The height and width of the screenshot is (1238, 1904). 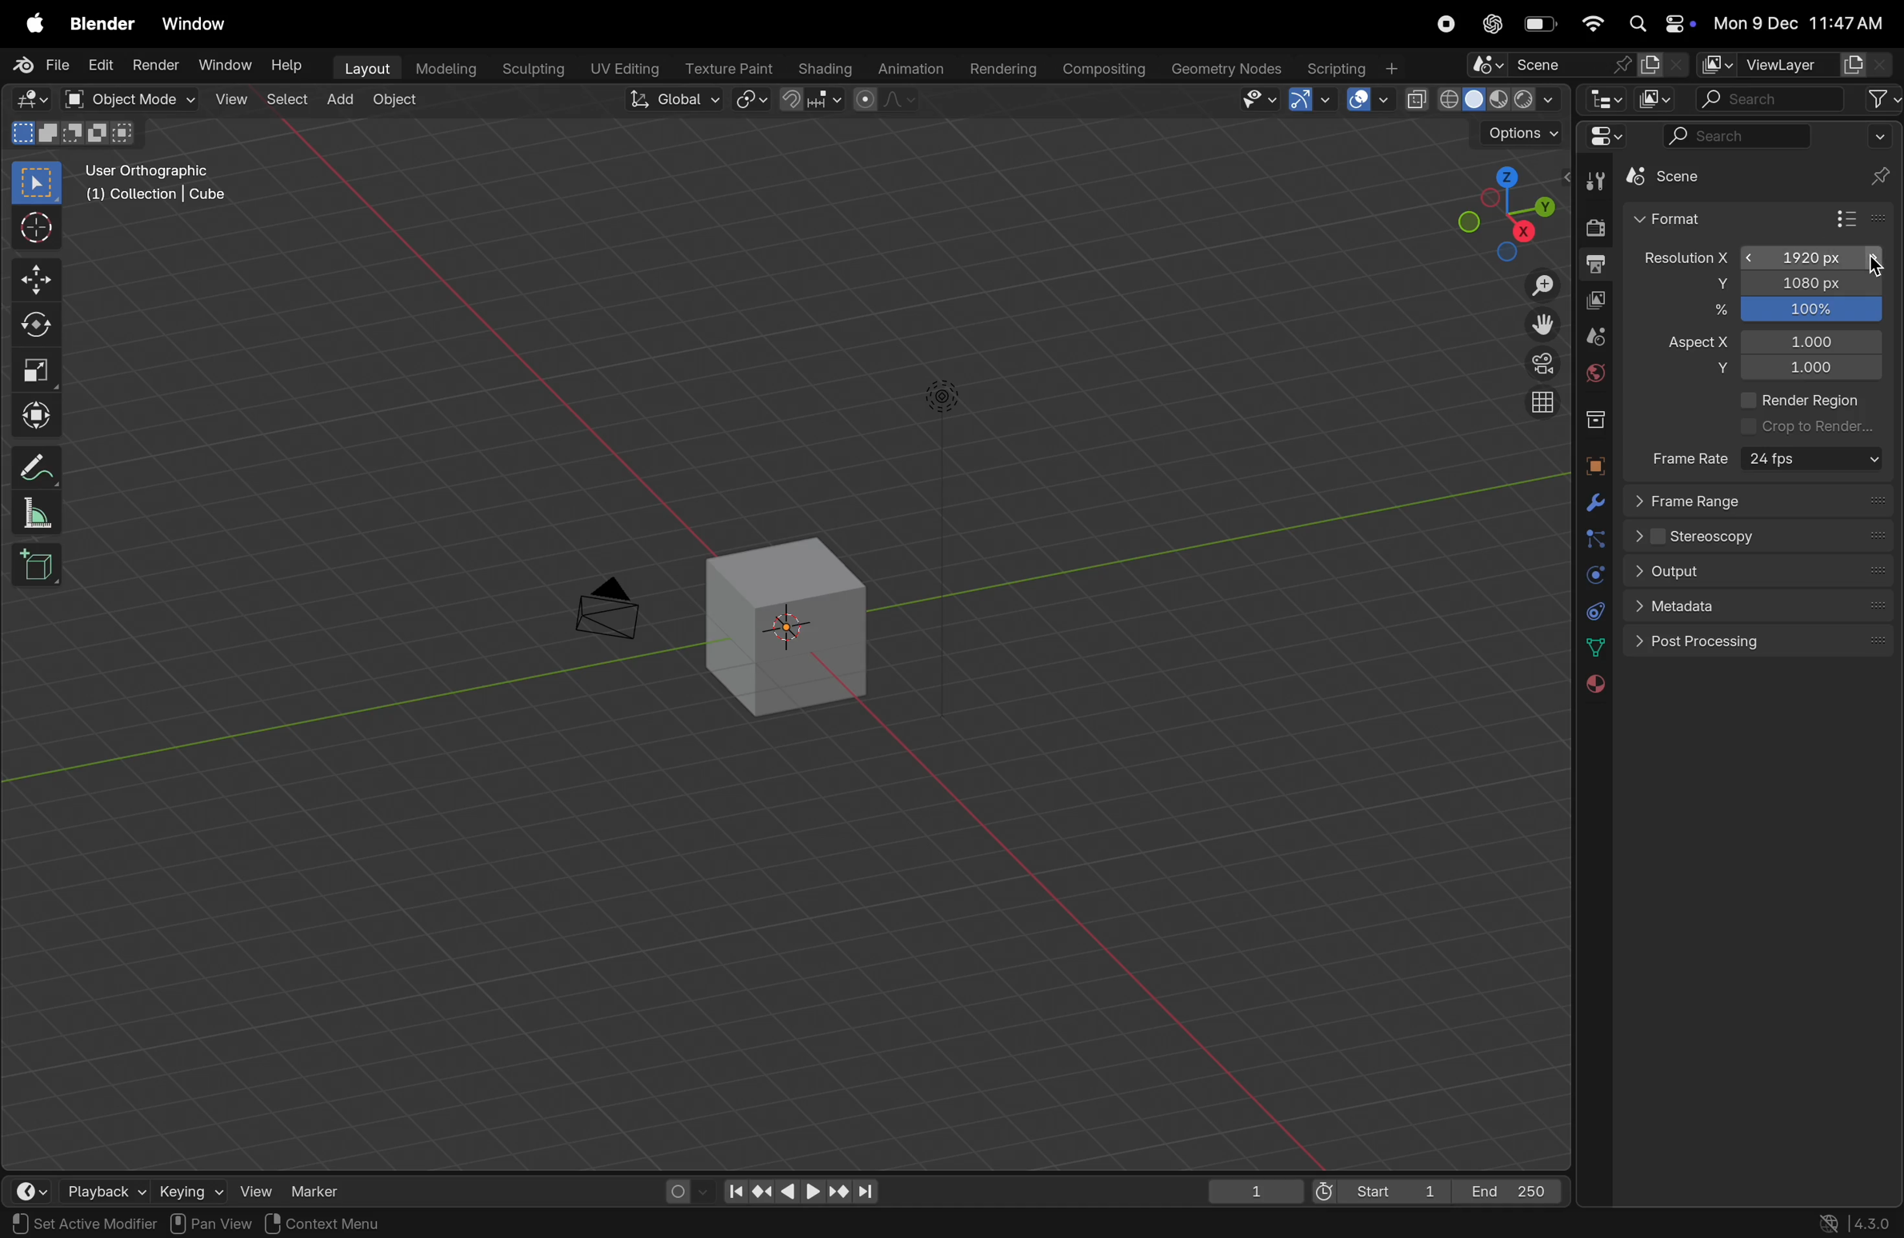 What do you see at coordinates (1595, 377) in the screenshot?
I see `world` at bounding box center [1595, 377].